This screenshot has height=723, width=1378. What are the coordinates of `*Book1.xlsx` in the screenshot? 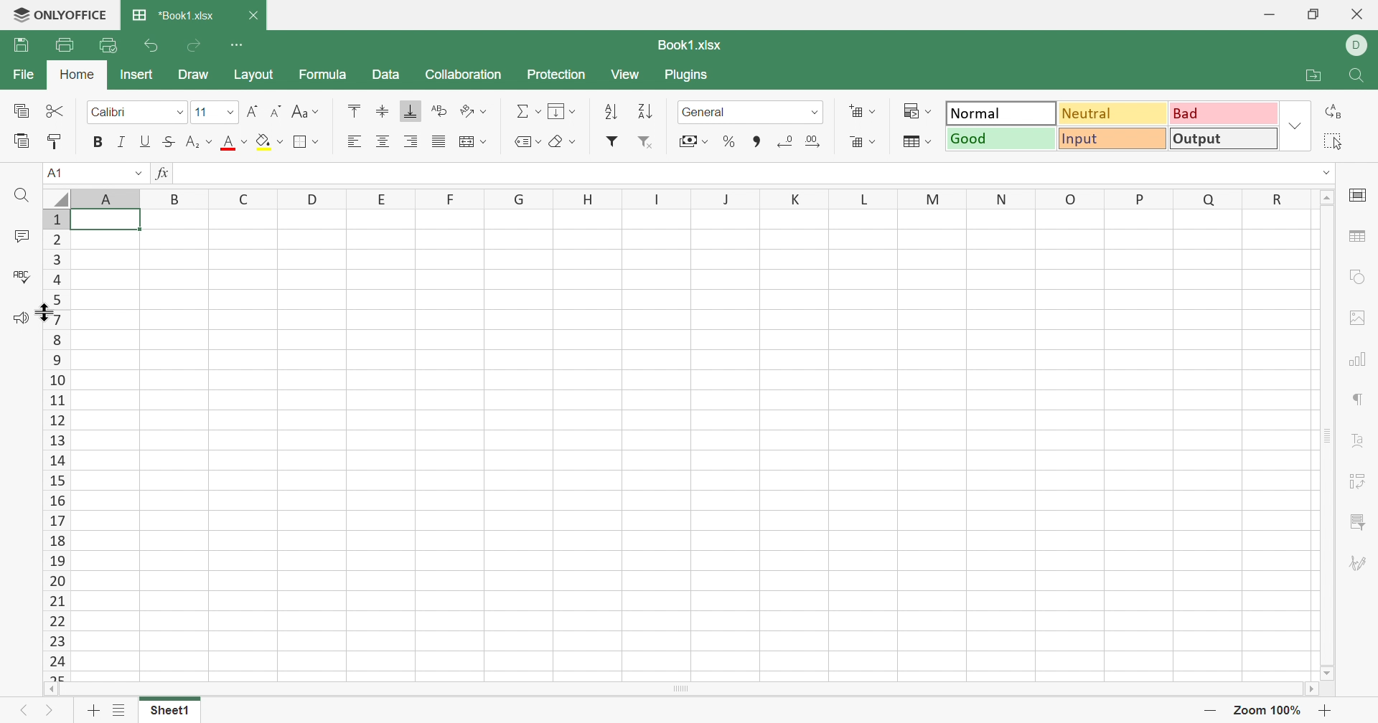 It's located at (173, 13).